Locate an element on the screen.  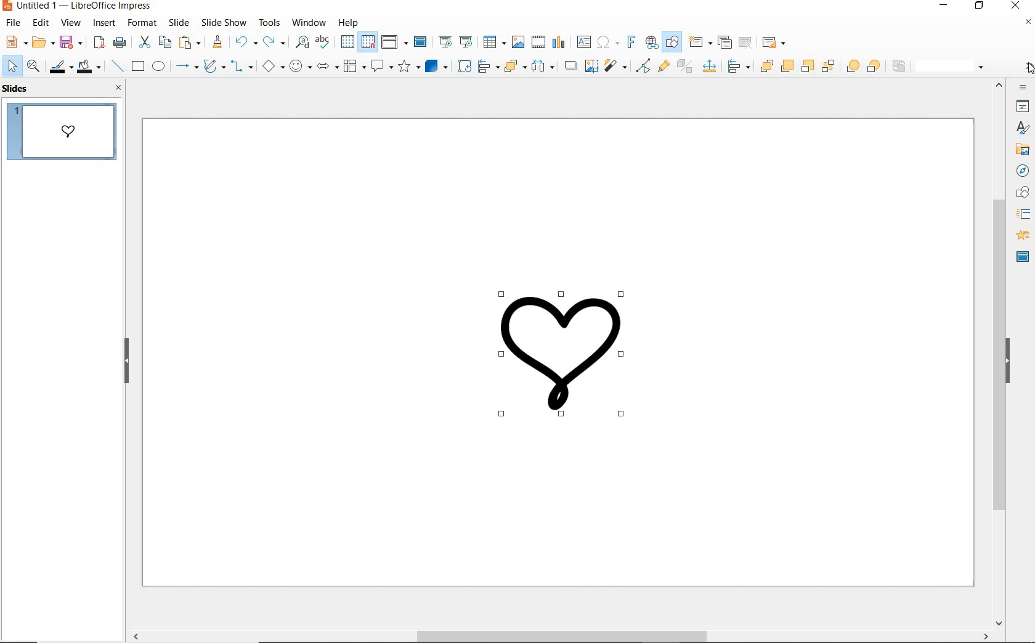
rotate is located at coordinates (465, 66).